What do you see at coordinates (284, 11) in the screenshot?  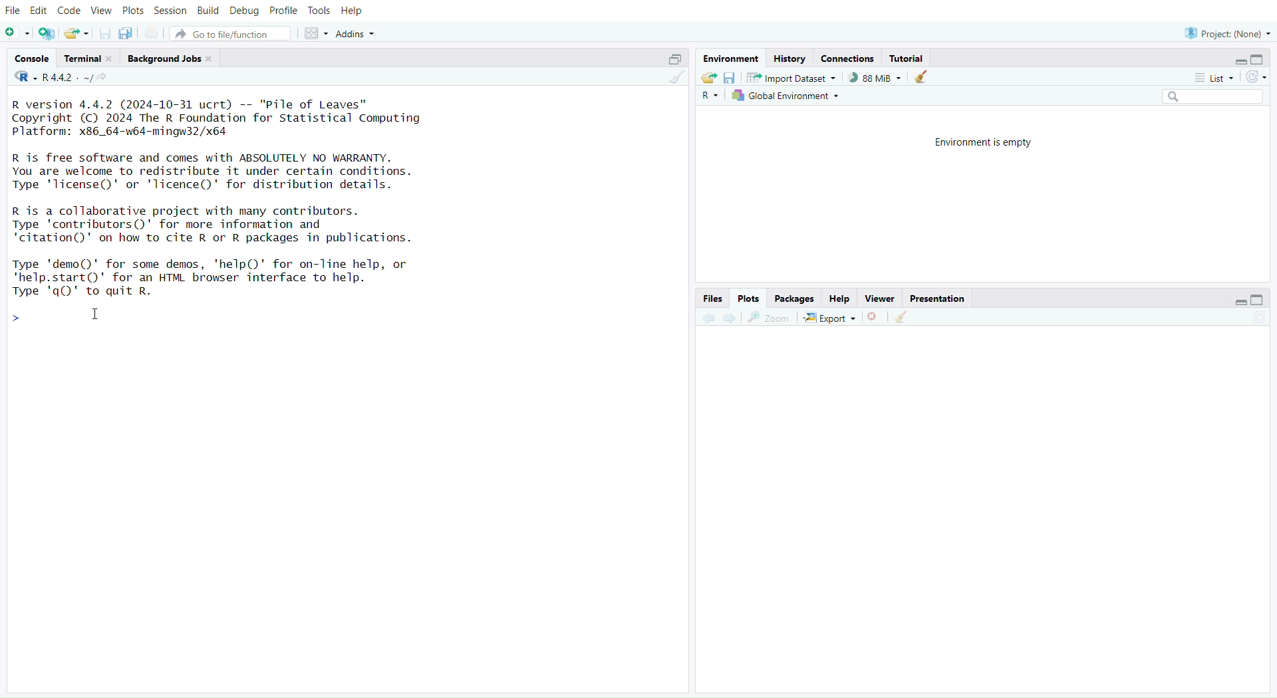 I see `profile` at bounding box center [284, 11].